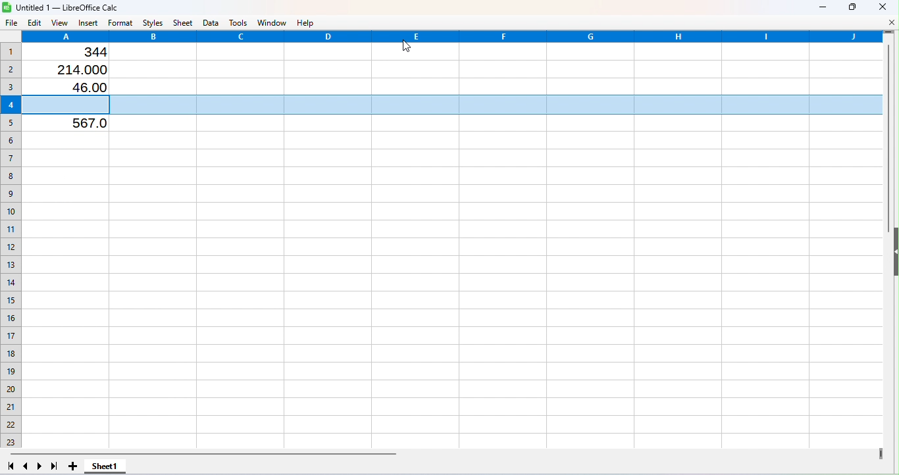  I want to click on Edit, so click(34, 22).